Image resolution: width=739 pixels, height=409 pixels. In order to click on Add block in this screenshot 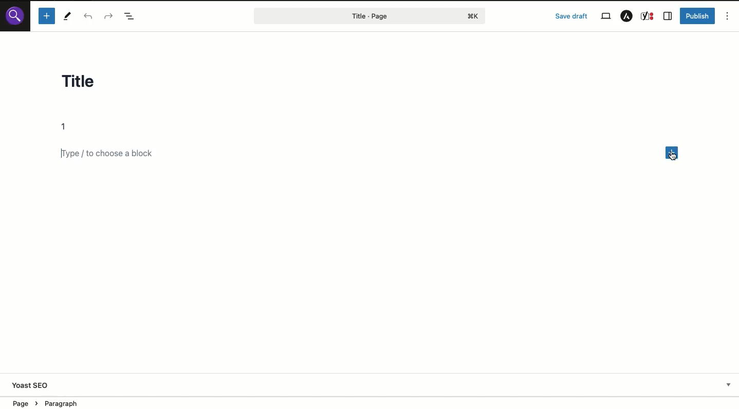, I will do `click(116, 154)`.